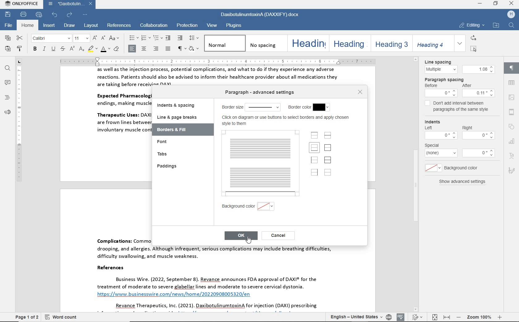 The width and height of the screenshot is (519, 322). Describe the element at coordinates (187, 25) in the screenshot. I see `protection` at that location.